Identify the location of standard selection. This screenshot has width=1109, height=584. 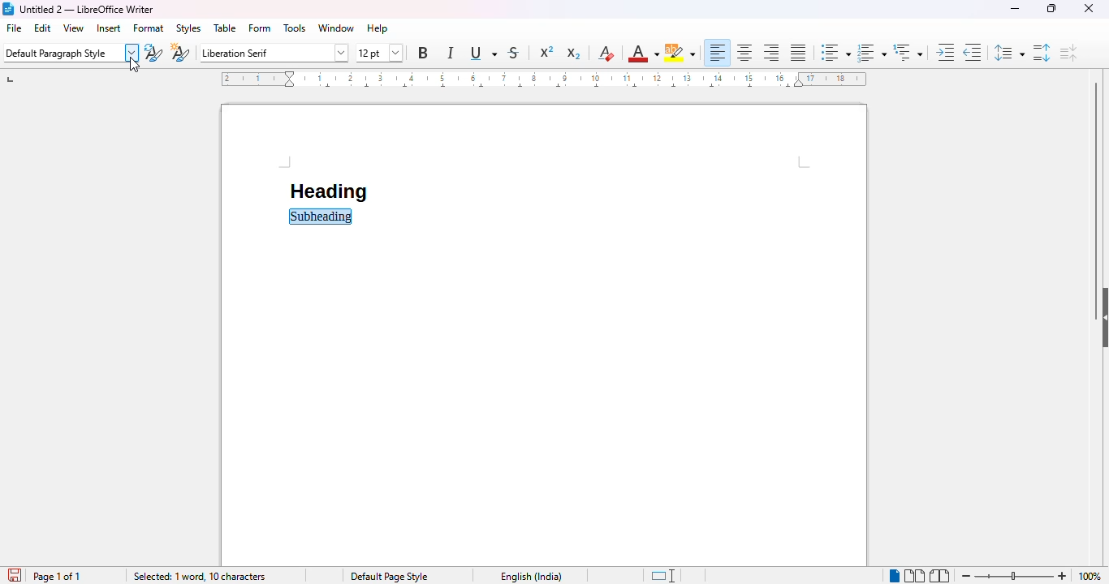
(663, 576).